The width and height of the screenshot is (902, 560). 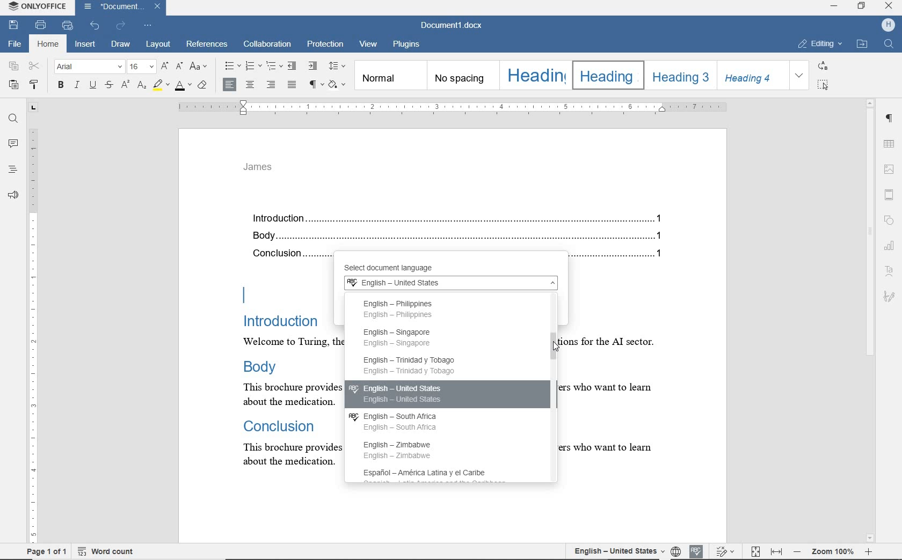 I want to click on james, so click(x=258, y=167).